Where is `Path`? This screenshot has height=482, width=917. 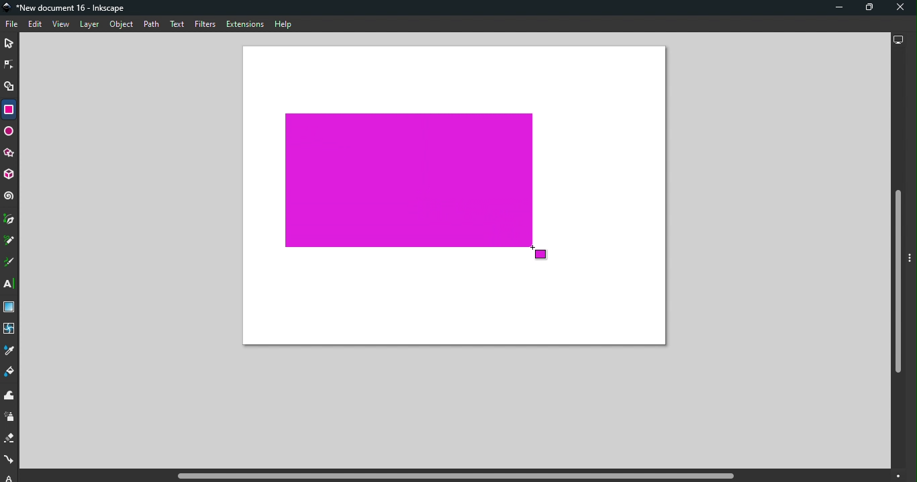 Path is located at coordinates (151, 26).